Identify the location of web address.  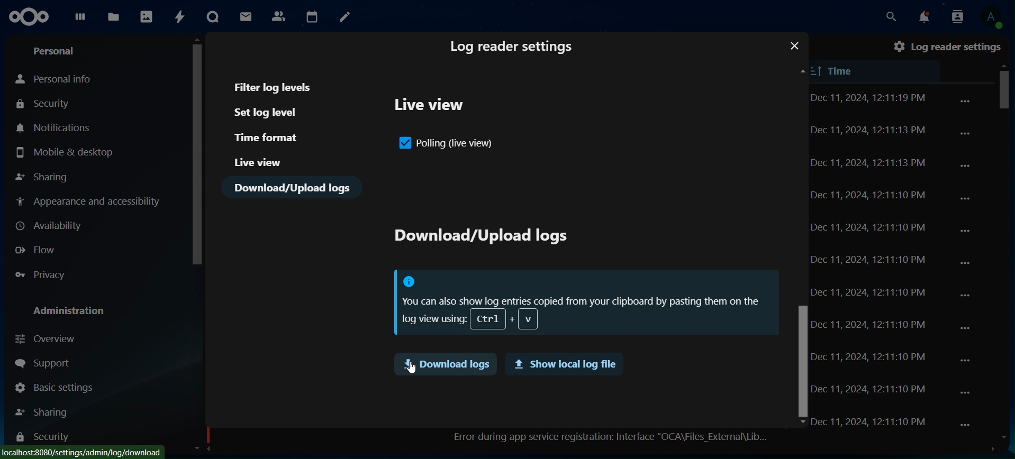
(83, 452).